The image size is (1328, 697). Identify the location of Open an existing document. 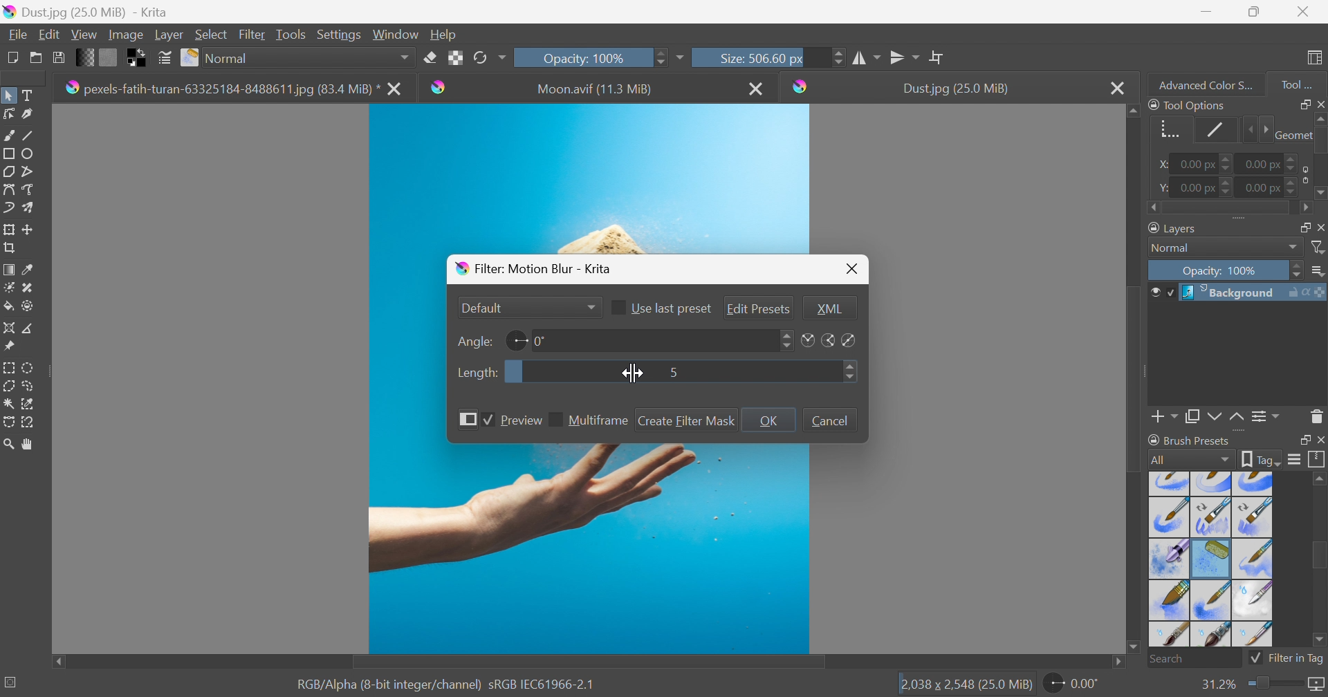
(37, 58).